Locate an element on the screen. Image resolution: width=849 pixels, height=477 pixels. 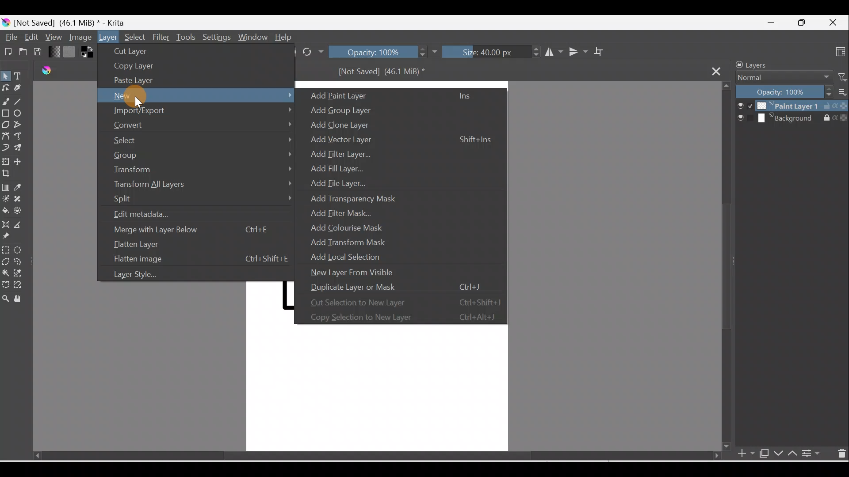
Normal Blending mode is located at coordinates (780, 78).